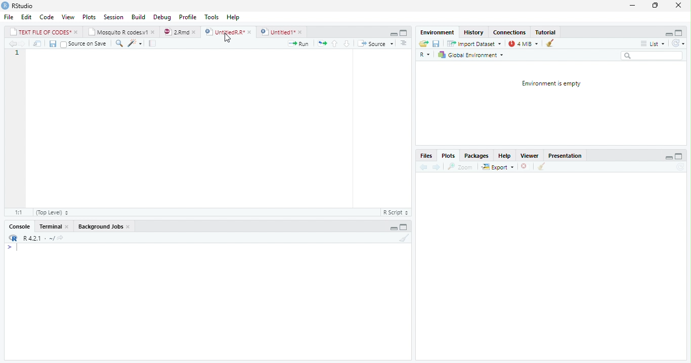 This screenshot has width=691, height=363. Describe the element at coordinates (506, 156) in the screenshot. I see `Help` at that location.